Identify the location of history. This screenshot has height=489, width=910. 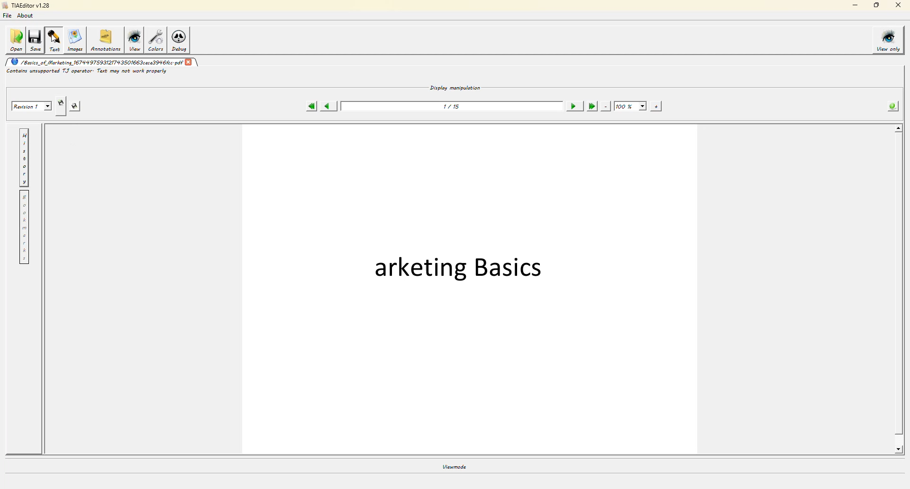
(24, 159).